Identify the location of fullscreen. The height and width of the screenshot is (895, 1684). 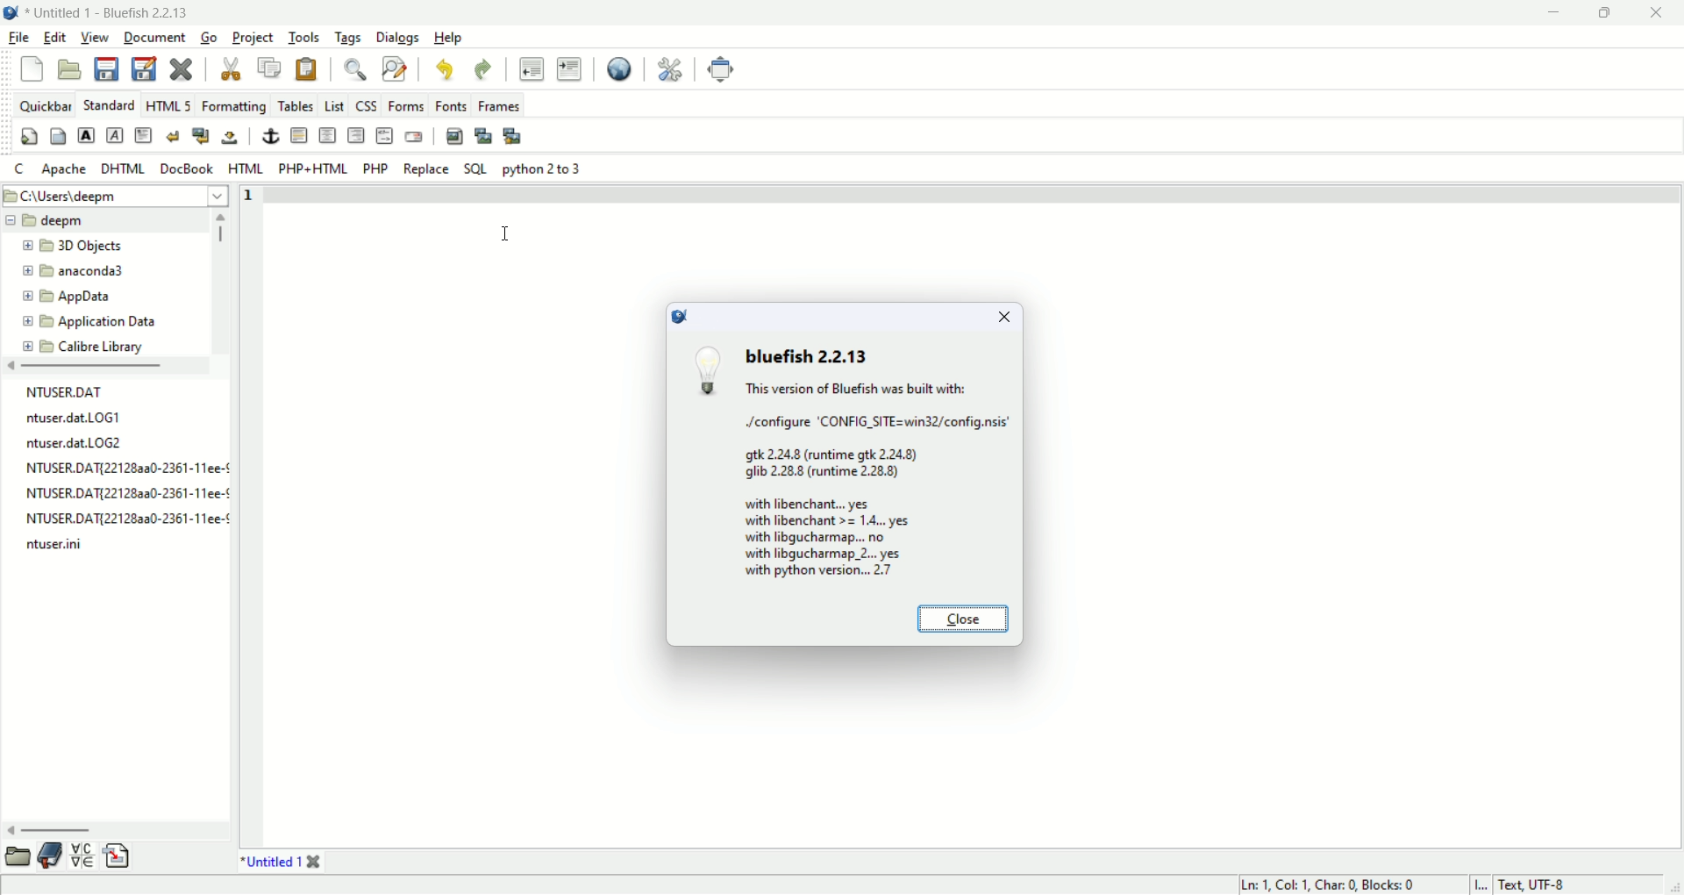
(719, 71).